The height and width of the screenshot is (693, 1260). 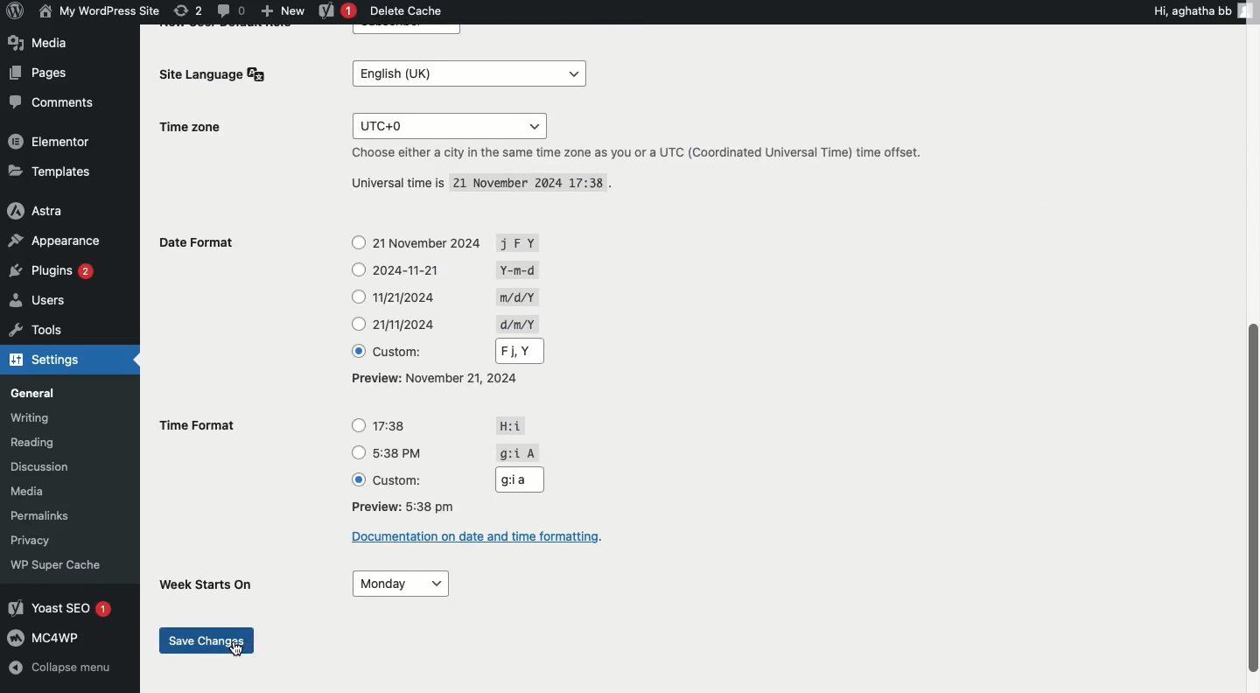 What do you see at coordinates (56, 394) in the screenshot?
I see `General` at bounding box center [56, 394].